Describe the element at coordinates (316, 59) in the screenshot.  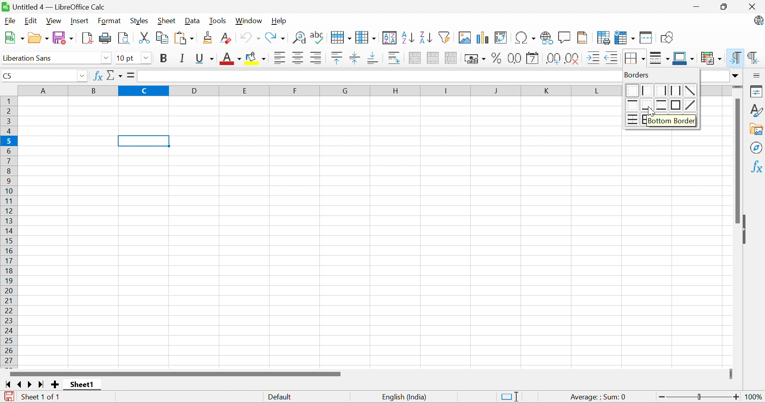
I see `Align right` at that location.